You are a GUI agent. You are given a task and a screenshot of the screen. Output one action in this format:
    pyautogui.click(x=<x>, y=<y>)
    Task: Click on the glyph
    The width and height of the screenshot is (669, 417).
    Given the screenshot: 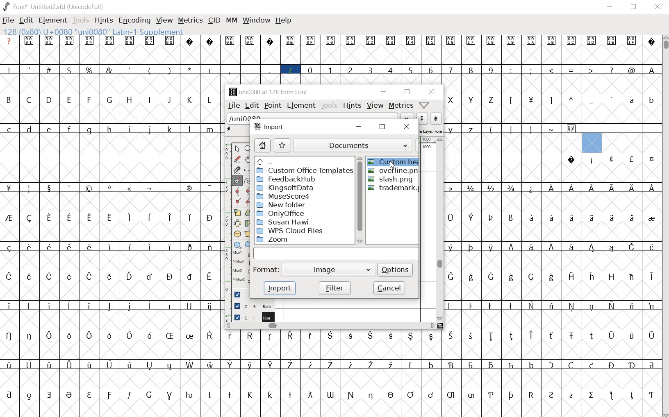 What is the action you would take?
    pyautogui.click(x=189, y=395)
    